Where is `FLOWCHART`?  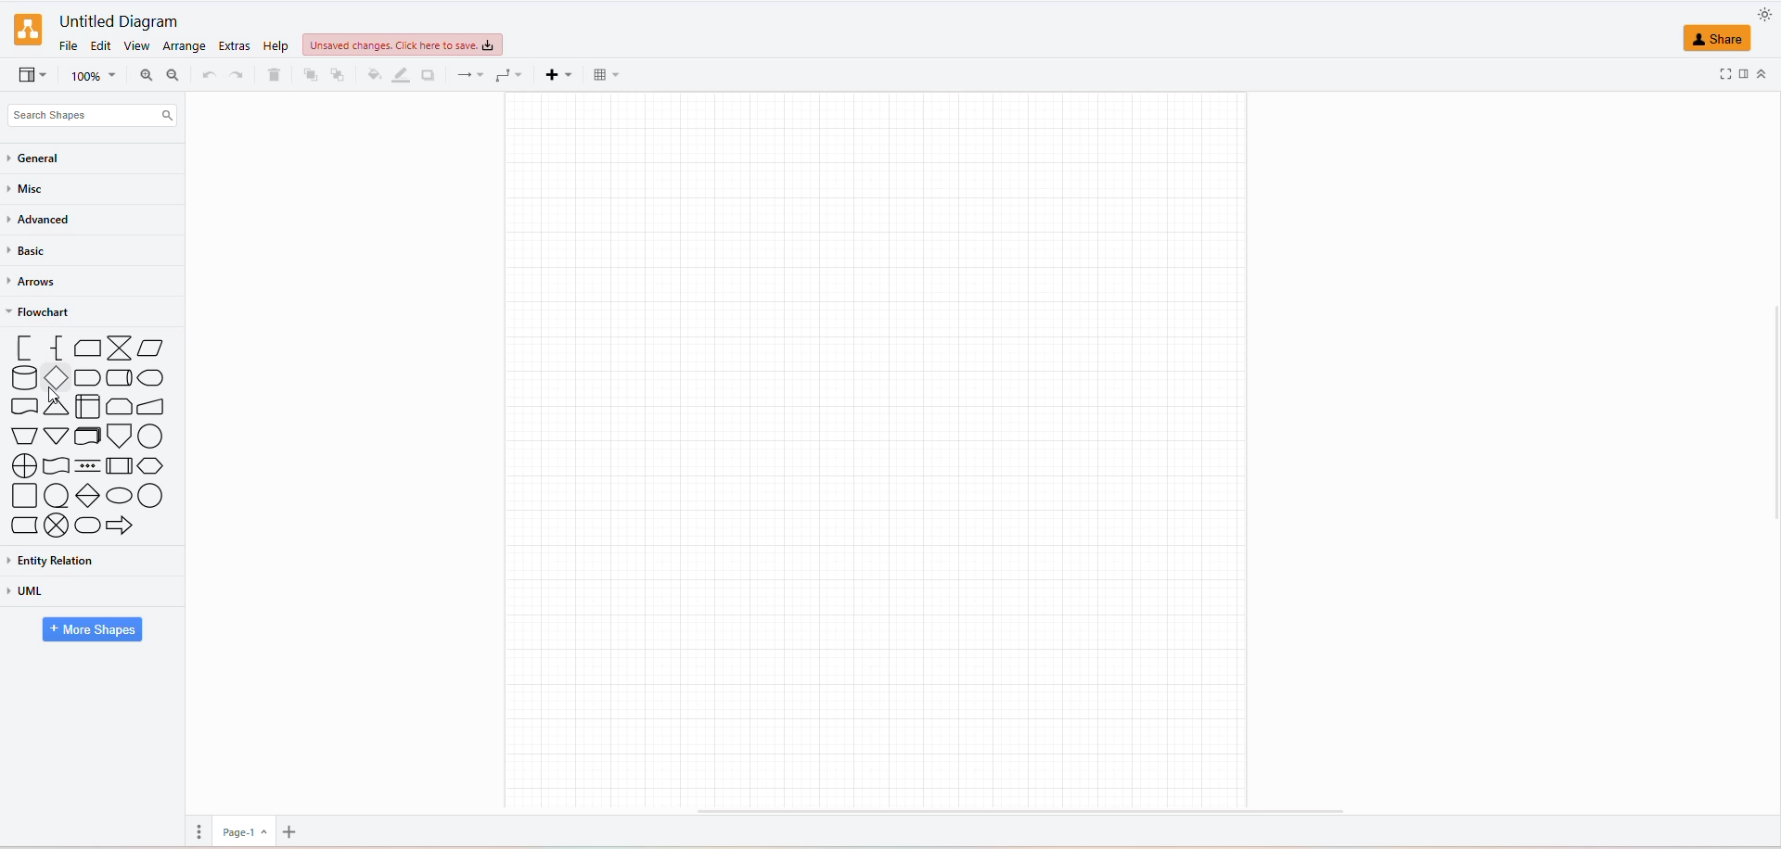
FLOWCHART is located at coordinates (43, 314).